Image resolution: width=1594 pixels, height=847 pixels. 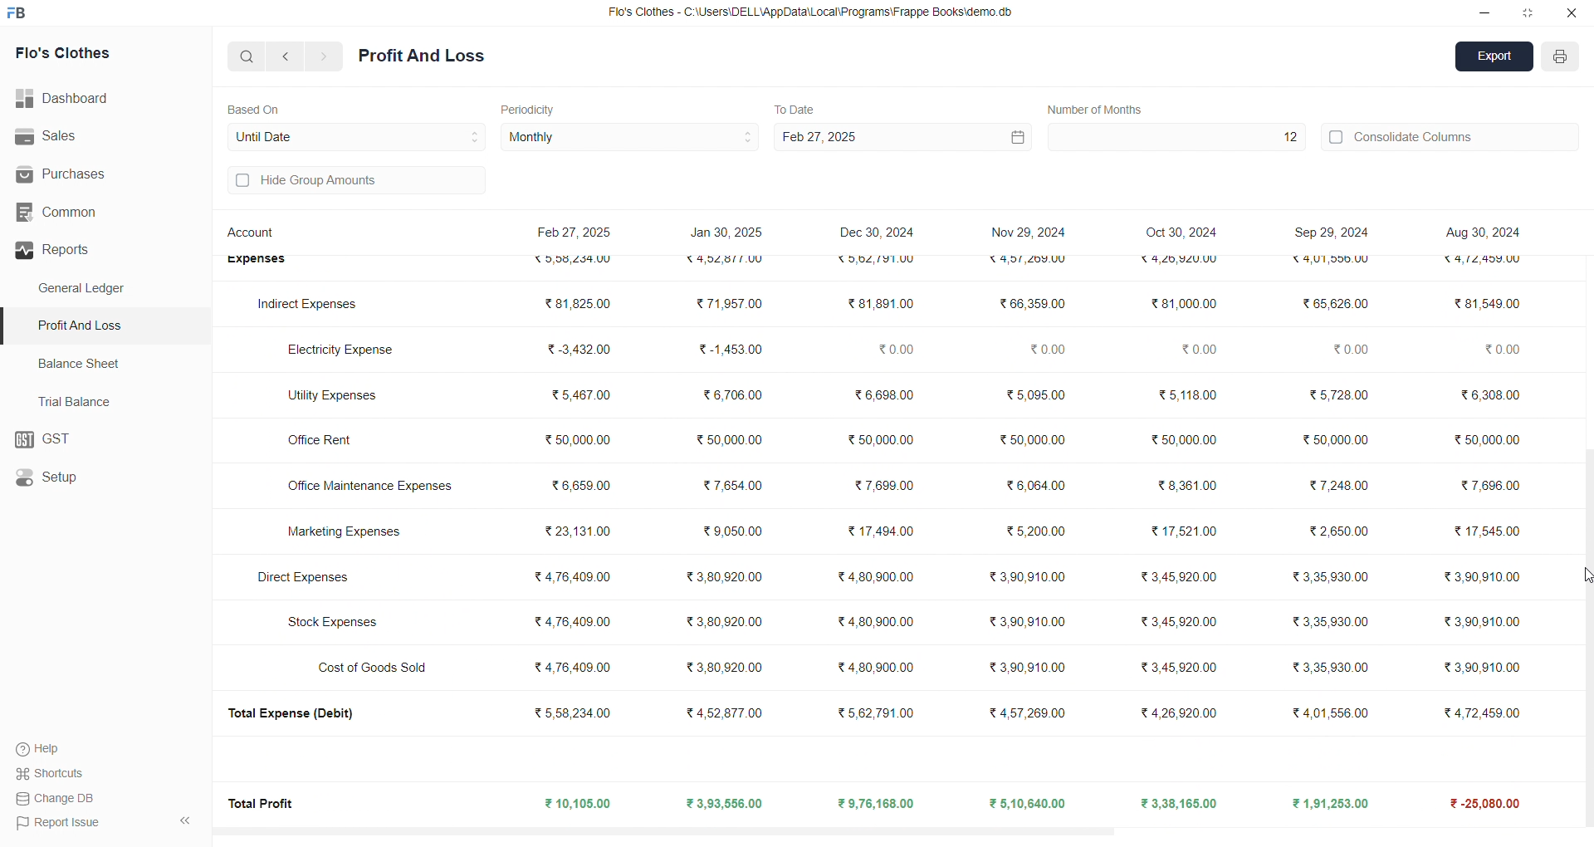 What do you see at coordinates (729, 305) in the screenshot?
I see `₹ 71,957.00` at bounding box center [729, 305].